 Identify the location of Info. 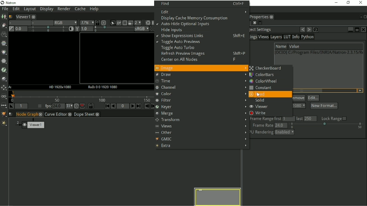
(295, 37).